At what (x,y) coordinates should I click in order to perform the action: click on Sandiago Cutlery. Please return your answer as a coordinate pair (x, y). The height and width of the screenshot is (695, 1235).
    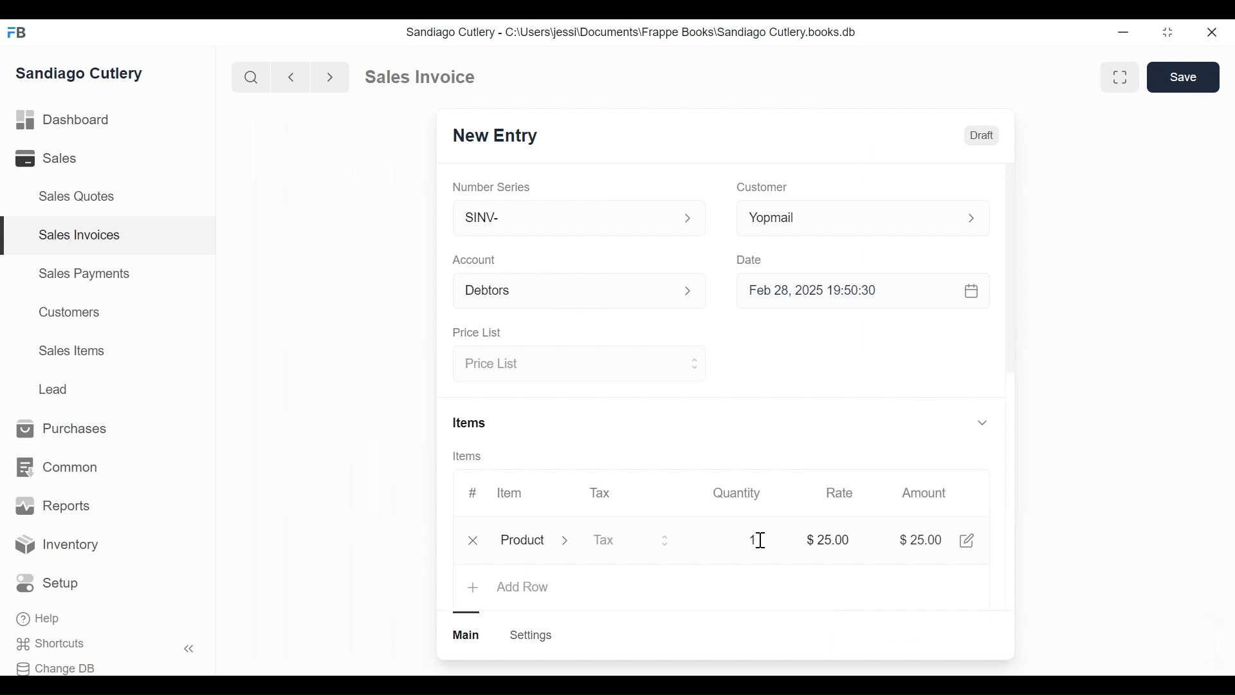
    Looking at the image, I should click on (83, 73).